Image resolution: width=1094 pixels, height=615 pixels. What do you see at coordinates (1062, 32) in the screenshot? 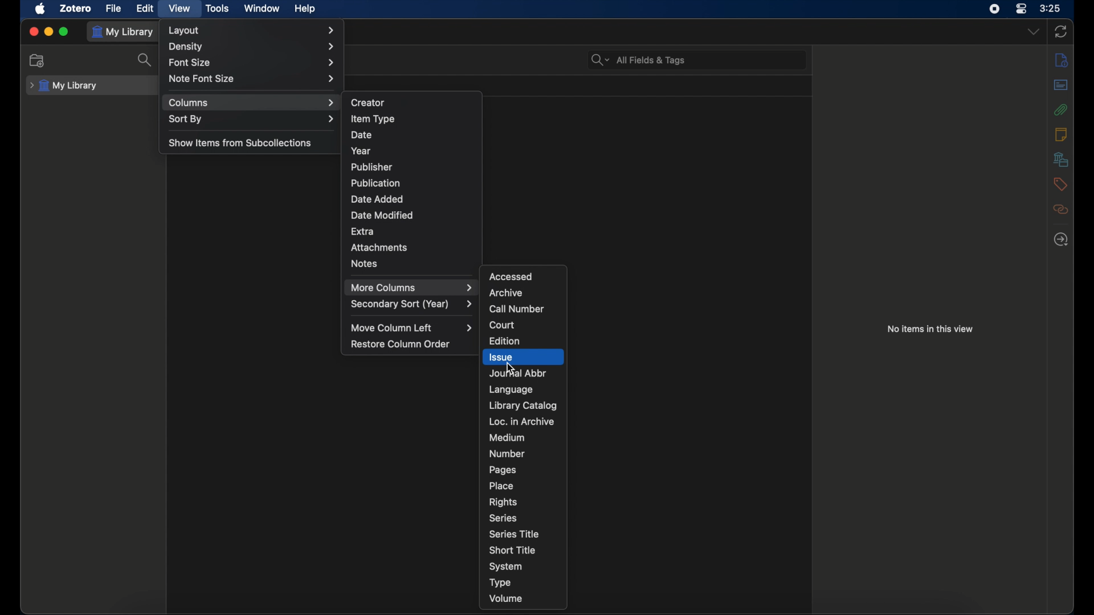
I see `sync` at bounding box center [1062, 32].